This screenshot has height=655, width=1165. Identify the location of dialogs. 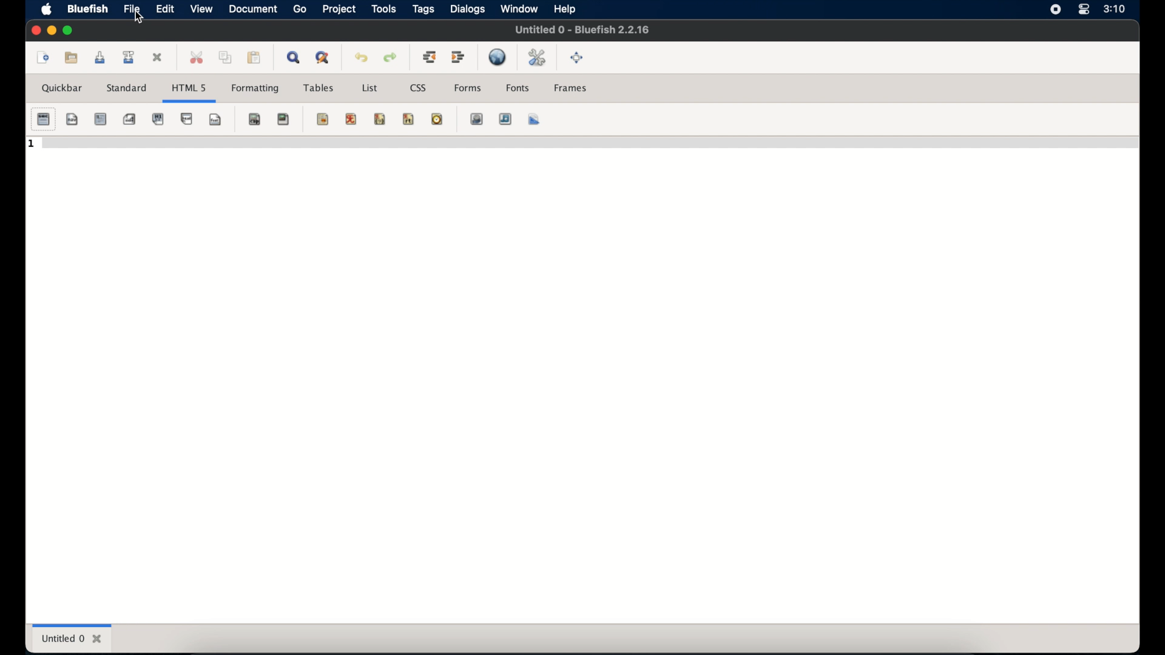
(467, 9).